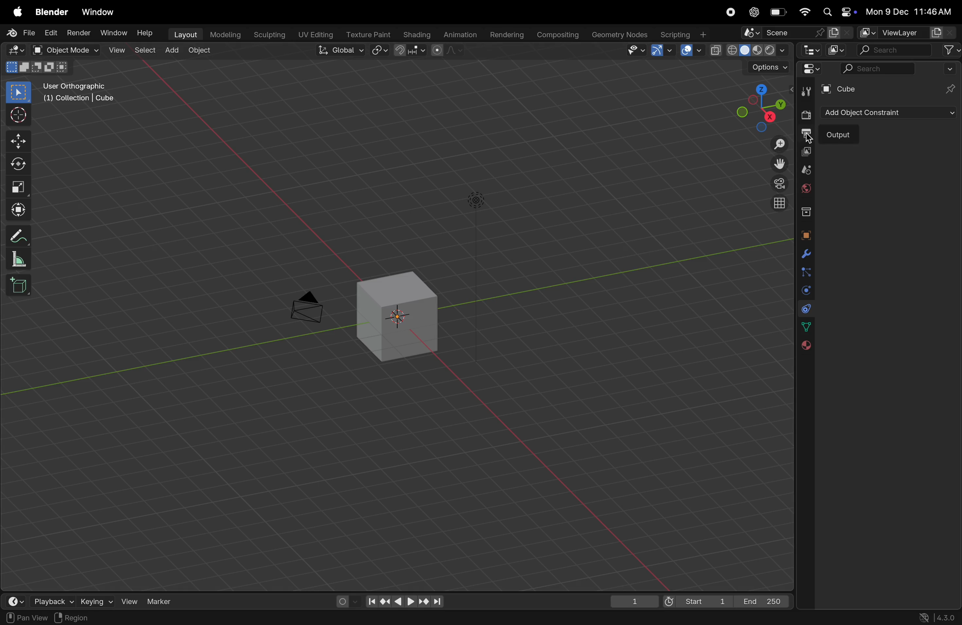 Image resolution: width=962 pixels, height=625 pixels. What do you see at coordinates (446, 51) in the screenshot?
I see `proportional editing objects` at bounding box center [446, 51].